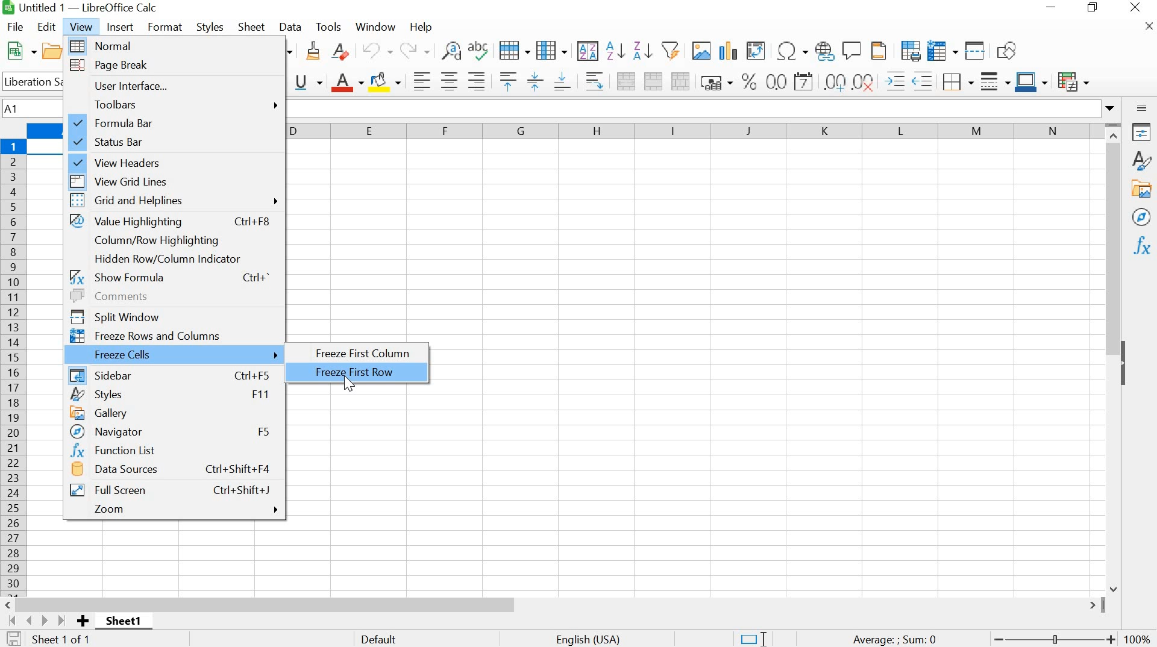  What do you see at coordinates (328, 25) in the screenshot?
I see `TOOLS` at bounding box center [328, 25].